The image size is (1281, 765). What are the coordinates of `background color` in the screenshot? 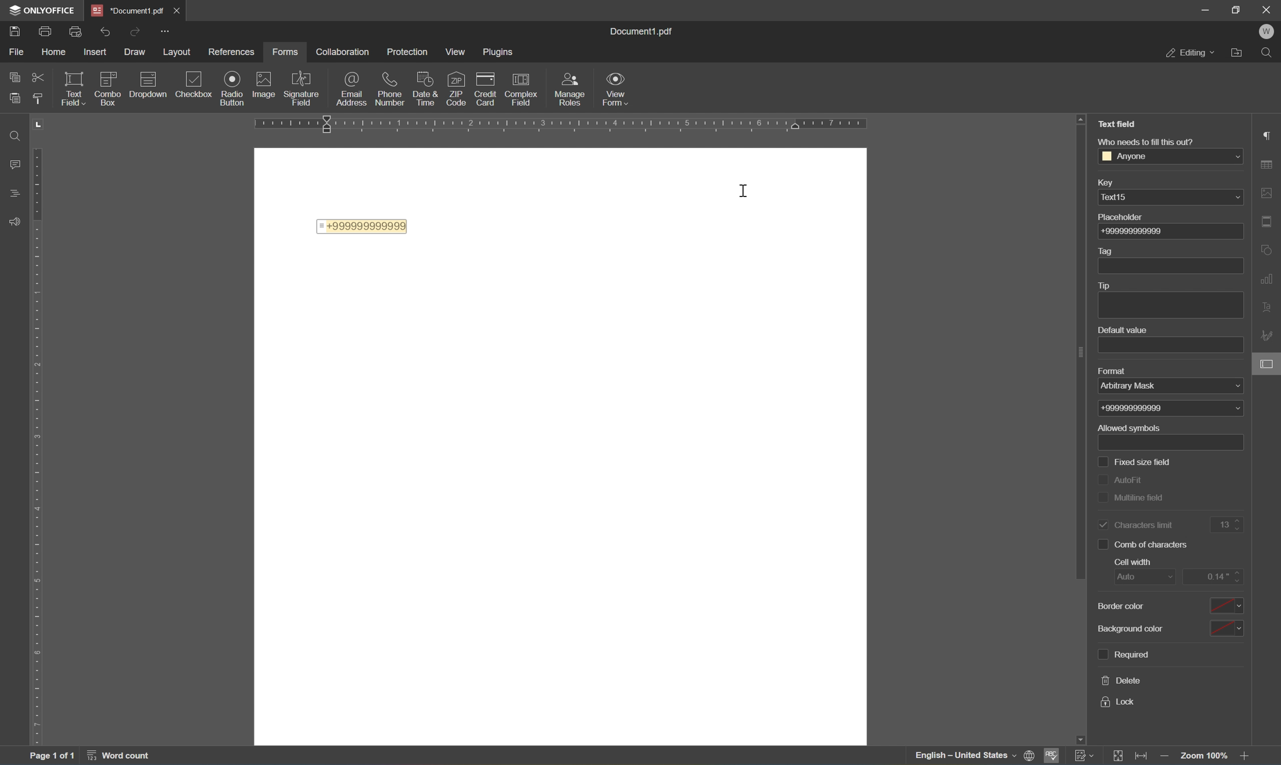 It's located at (1172, 629).